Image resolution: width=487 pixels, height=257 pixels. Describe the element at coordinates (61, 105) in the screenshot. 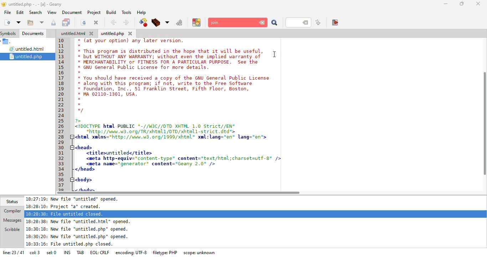

I see `22` at that location.